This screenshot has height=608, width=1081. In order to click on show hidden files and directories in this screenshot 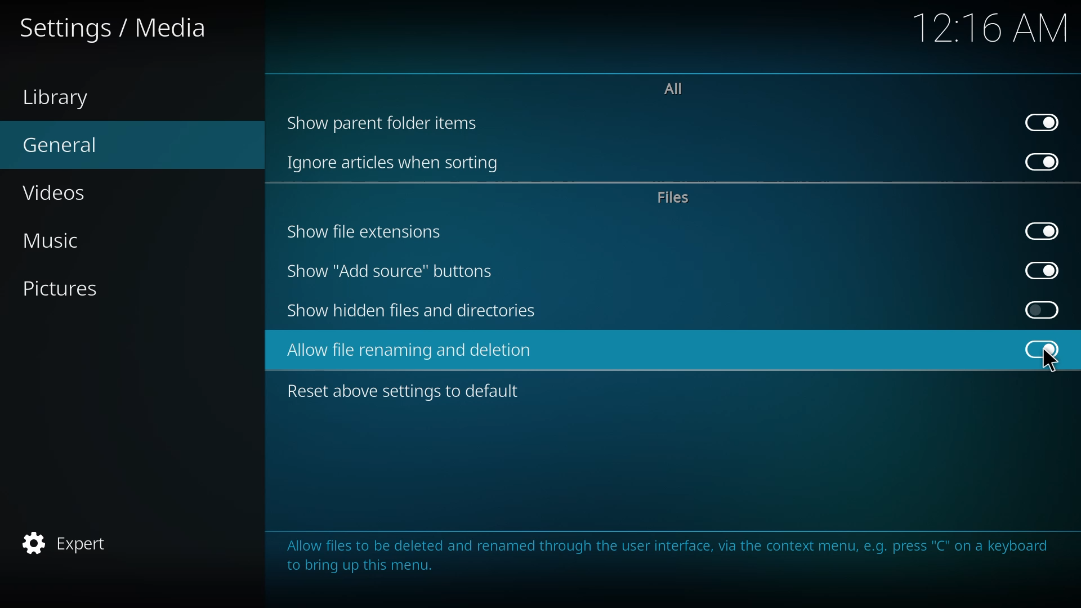, I will do `click(414, 310)`.